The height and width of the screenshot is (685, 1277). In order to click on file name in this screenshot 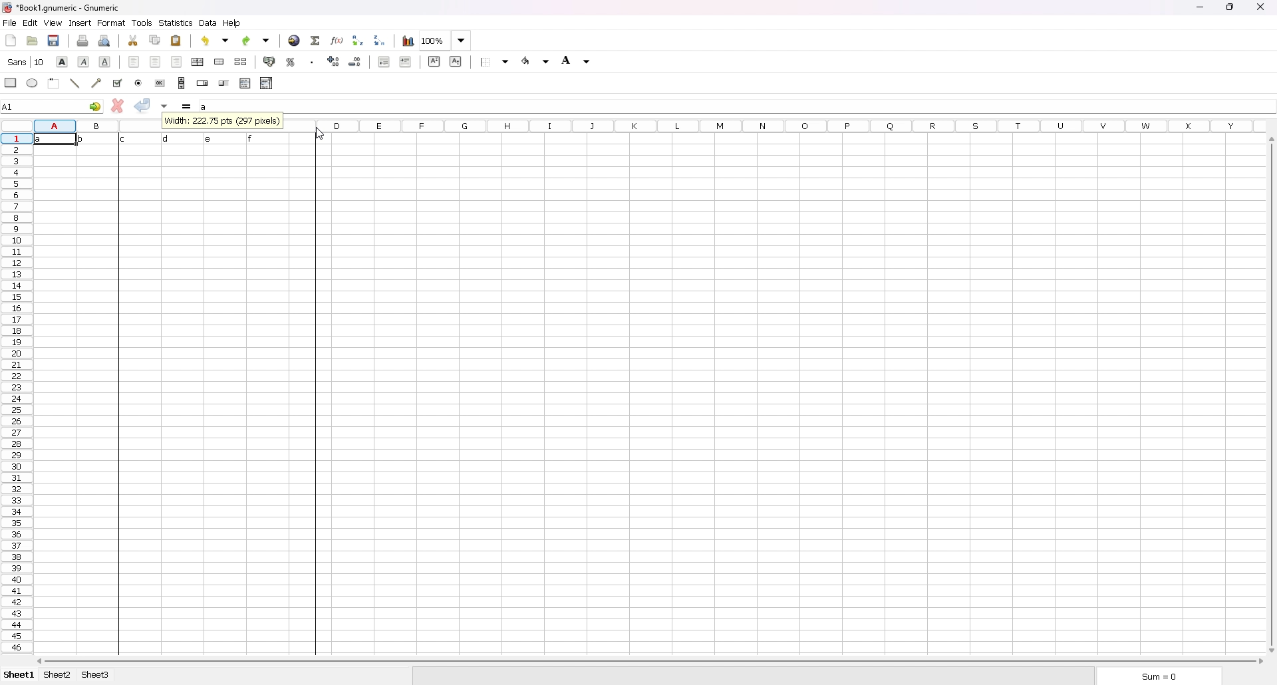, I will do `click(63, 8)`.